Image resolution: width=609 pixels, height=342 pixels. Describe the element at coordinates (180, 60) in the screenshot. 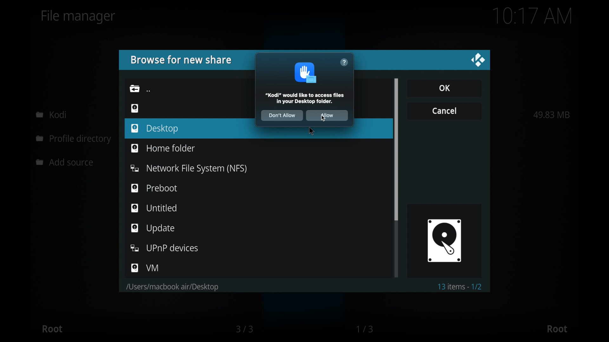

I see `browse for new share` at that location.